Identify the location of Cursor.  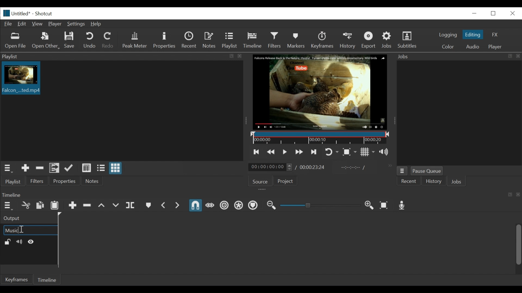
(21, 230).